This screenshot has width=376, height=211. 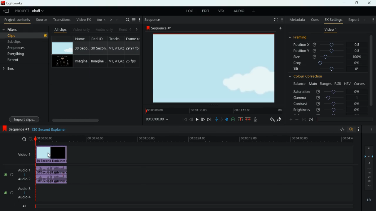 What do you see at coordinates (326, 110) in the screenshot?
I see `brightness` at bounding box center [326, 110].